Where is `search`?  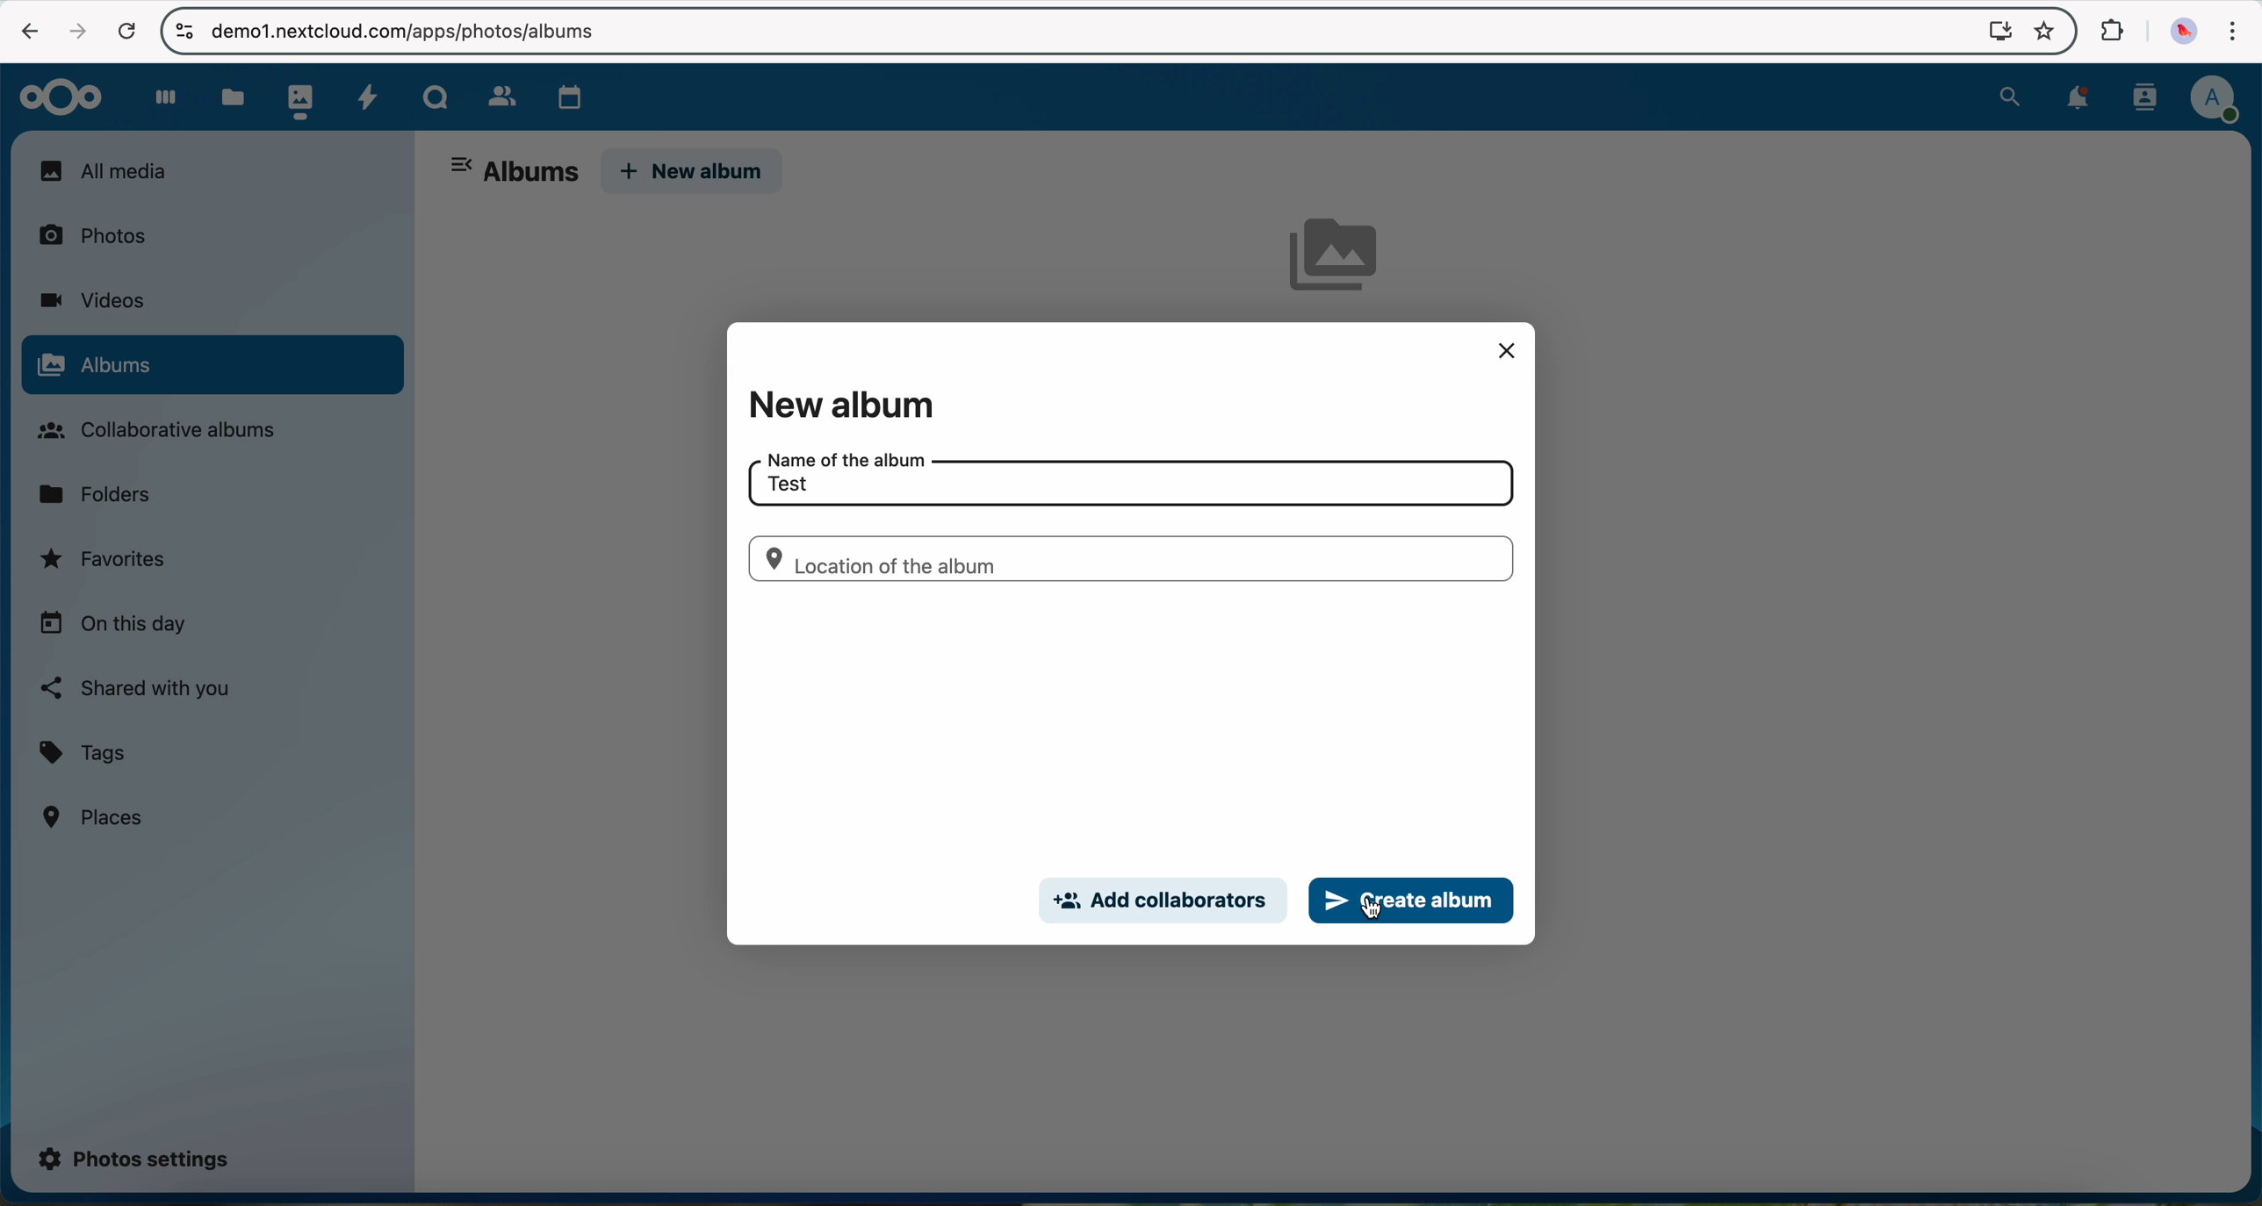 search is located at coordinates (2009, 94).